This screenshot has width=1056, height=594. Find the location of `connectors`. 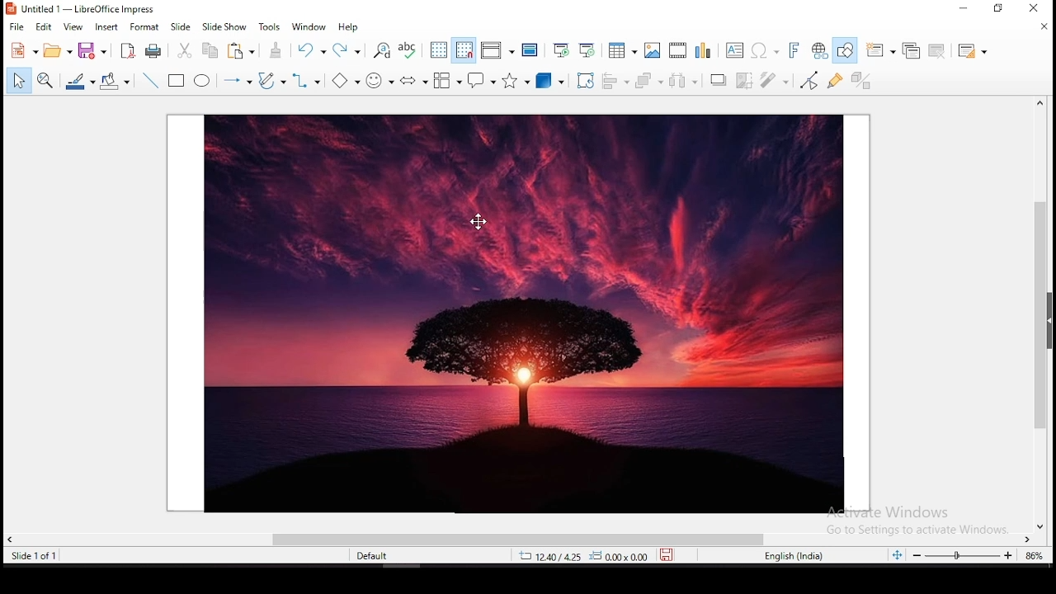

connectors is located at coordinates (307, 82).